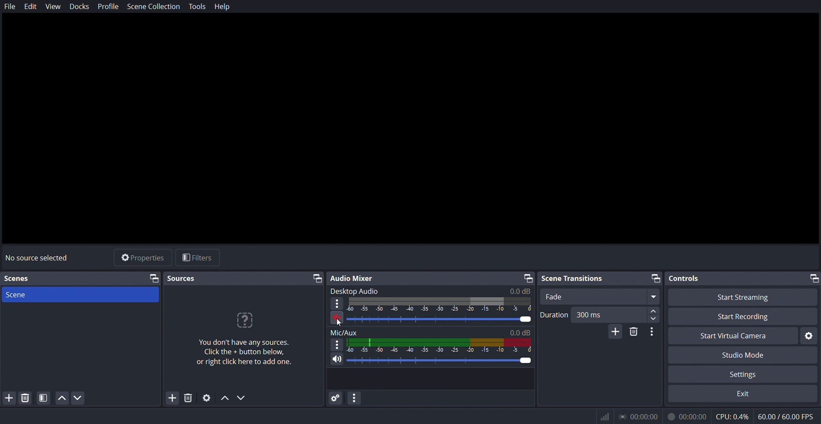 The width and height of the screenshot is (821, 424). I want to click on start virtual camera, so click(735, 336).